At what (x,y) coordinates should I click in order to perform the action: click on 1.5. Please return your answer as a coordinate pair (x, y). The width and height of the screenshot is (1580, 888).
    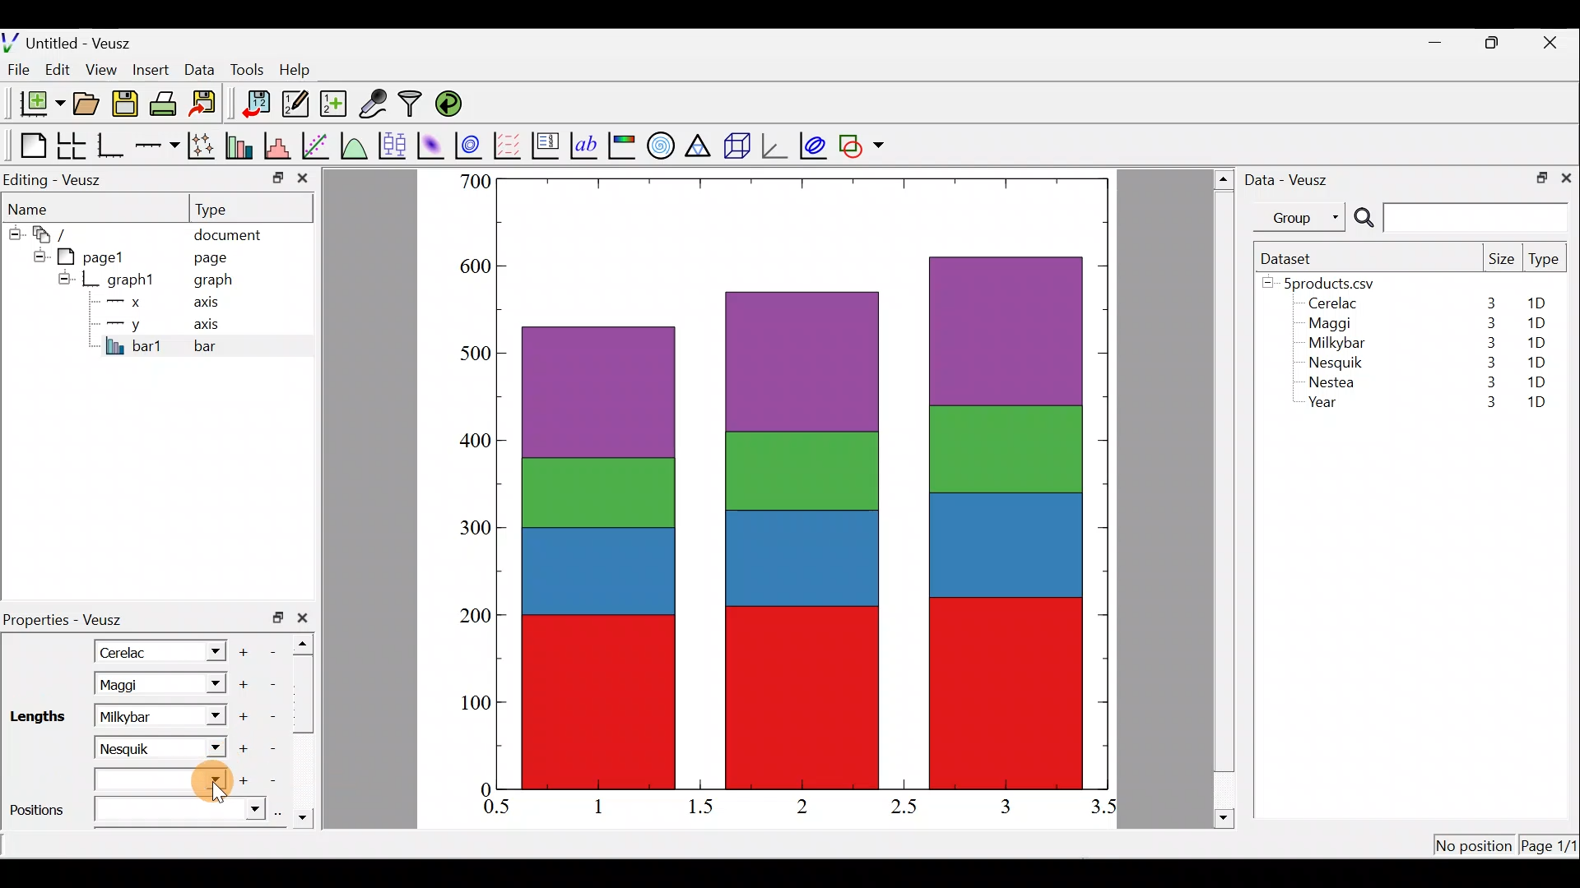
    Looking at the image, I should click on (704, 807).